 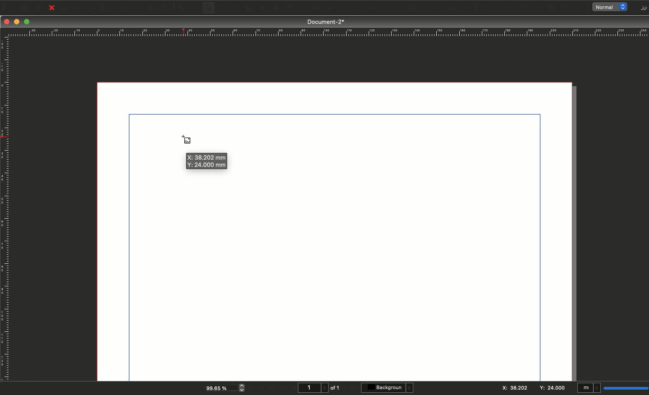 I want to click on Table, so click(x=235, y=9).